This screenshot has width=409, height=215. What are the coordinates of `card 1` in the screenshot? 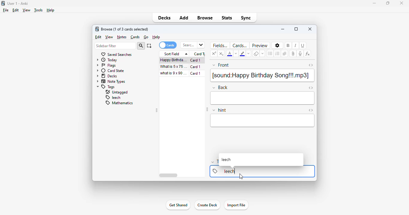 It's located at (197, 73).